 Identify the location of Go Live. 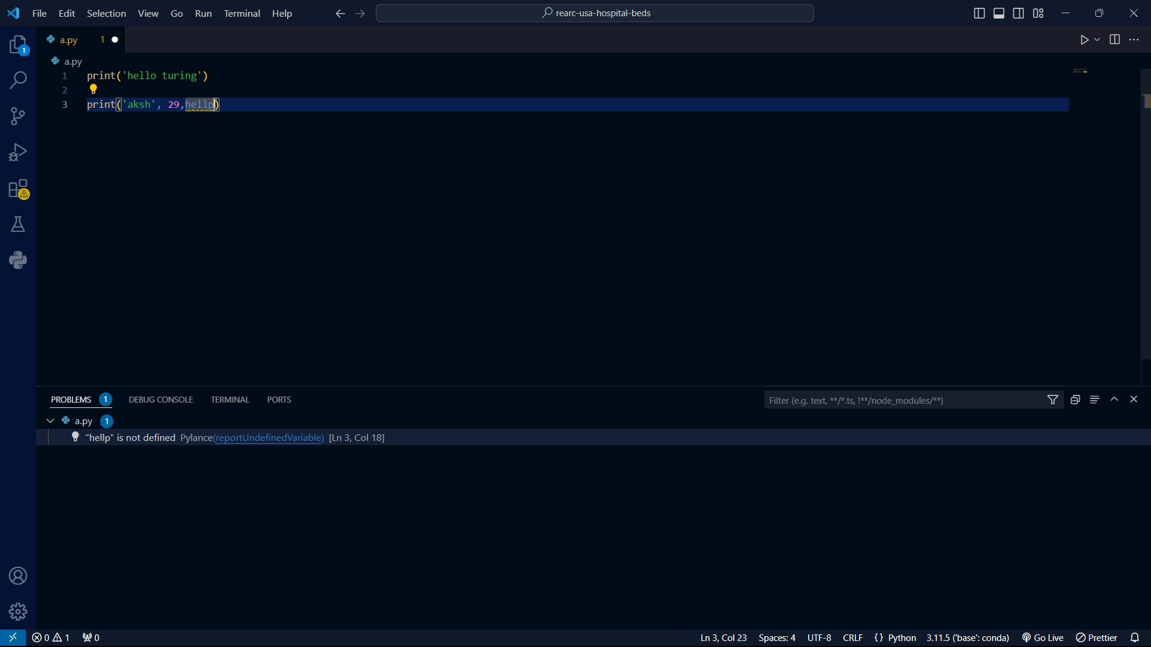
(1046, 638).